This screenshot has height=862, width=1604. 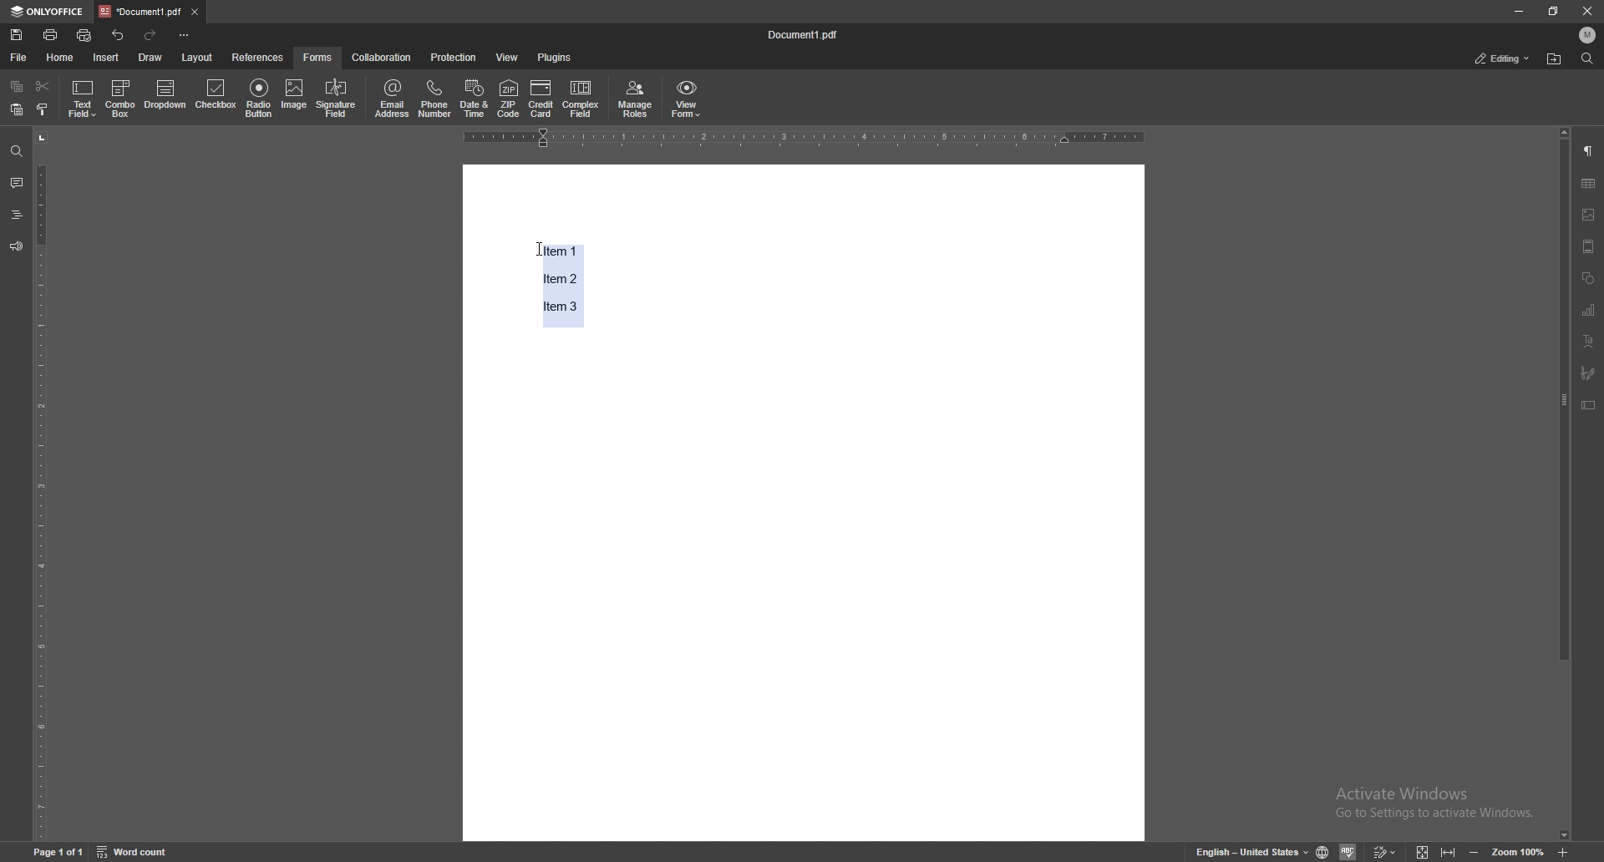 I want to click on paste, so click(x=16, y=109).